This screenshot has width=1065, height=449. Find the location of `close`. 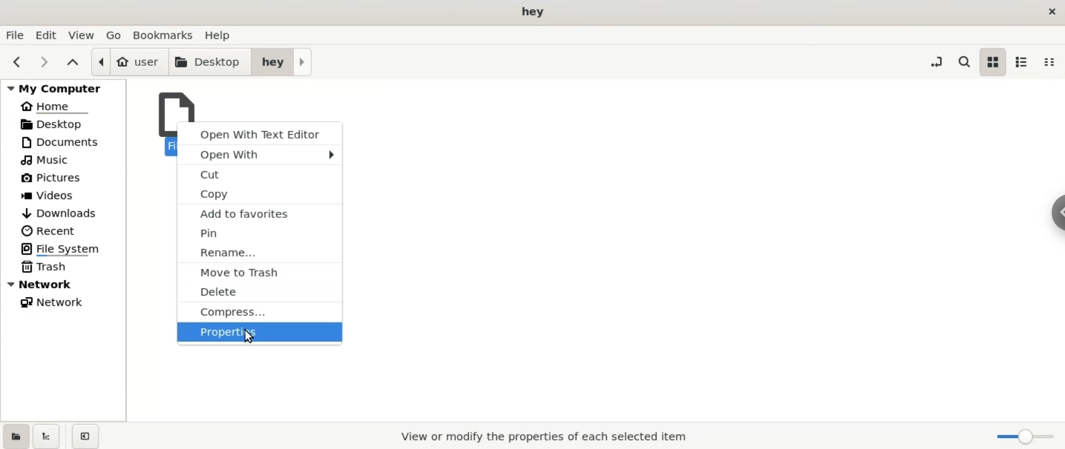

close is located at coordinates (1046, 13).